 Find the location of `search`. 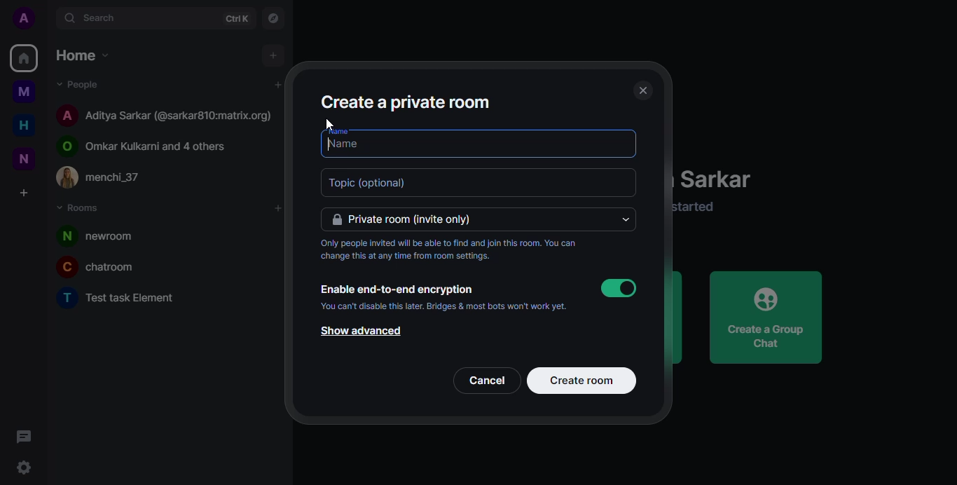

search is located at coordinates (109, 18).